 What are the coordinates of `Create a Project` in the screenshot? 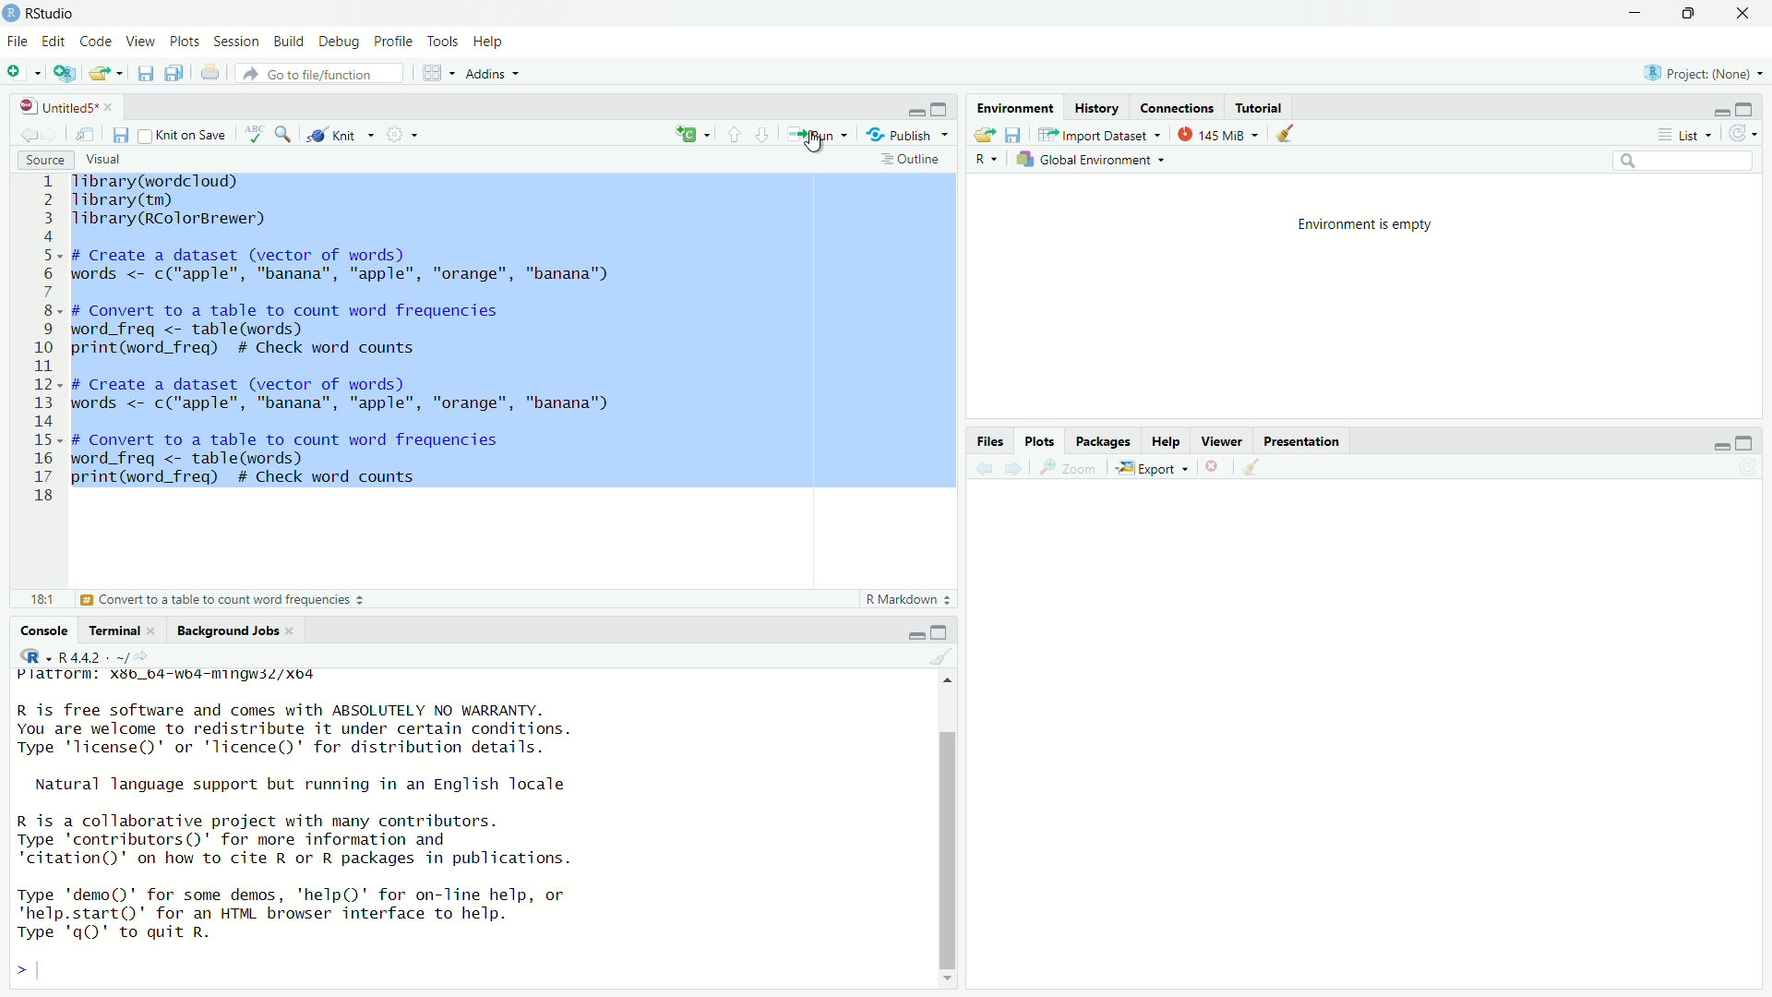 It's located at (67, 75).